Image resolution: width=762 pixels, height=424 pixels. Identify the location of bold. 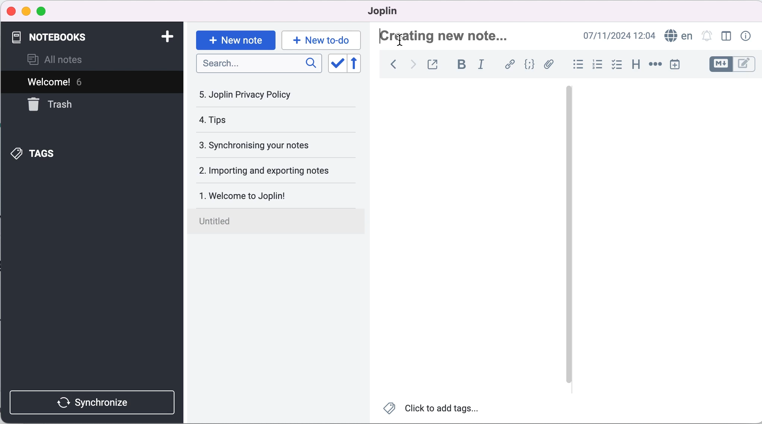
(462, 64).